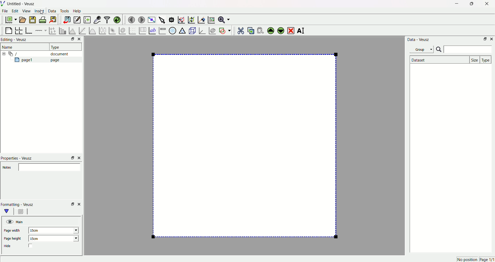 The width and height of the screenshot is (495, 262). Describe the element at coordinates (467, 259) in the screenshot. I see `no position` at that location.